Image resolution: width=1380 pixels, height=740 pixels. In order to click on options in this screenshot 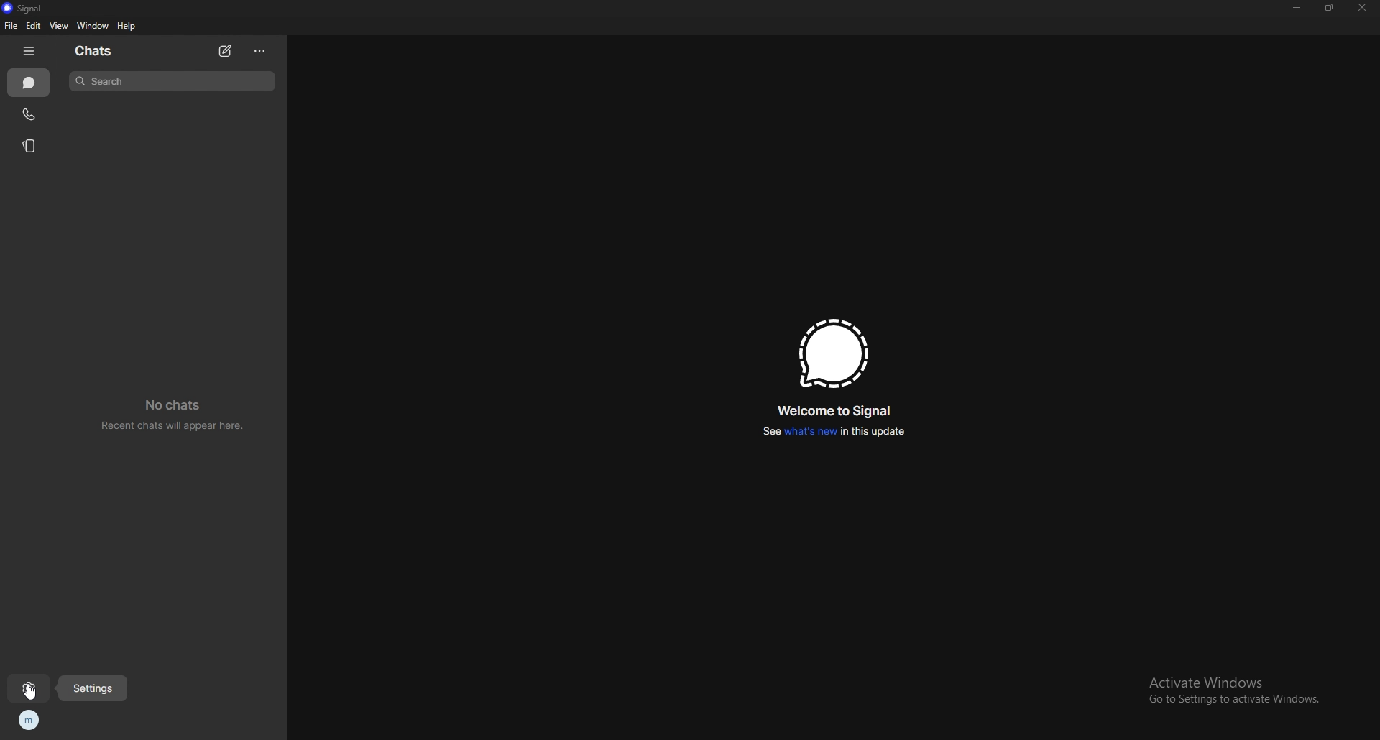, I will do `click(260, 50)`.